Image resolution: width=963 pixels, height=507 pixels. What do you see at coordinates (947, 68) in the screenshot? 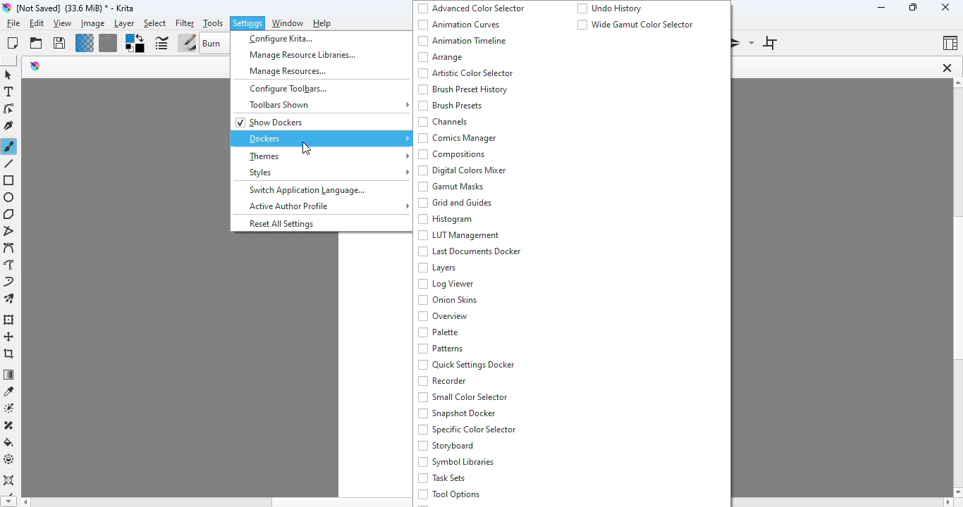
I see `close tab` at bounding box center [947, 68].